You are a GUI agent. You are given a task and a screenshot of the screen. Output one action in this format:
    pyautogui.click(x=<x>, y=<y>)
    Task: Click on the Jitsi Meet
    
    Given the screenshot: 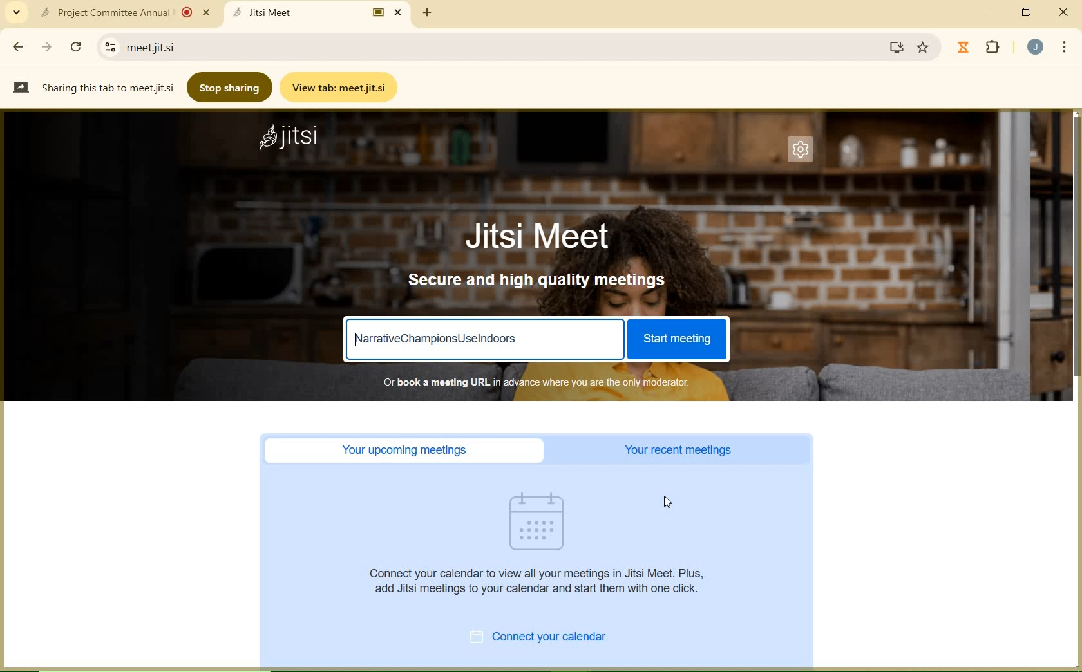 What is the action you would take?
    pyautogui.click(x=316, y=13)
    